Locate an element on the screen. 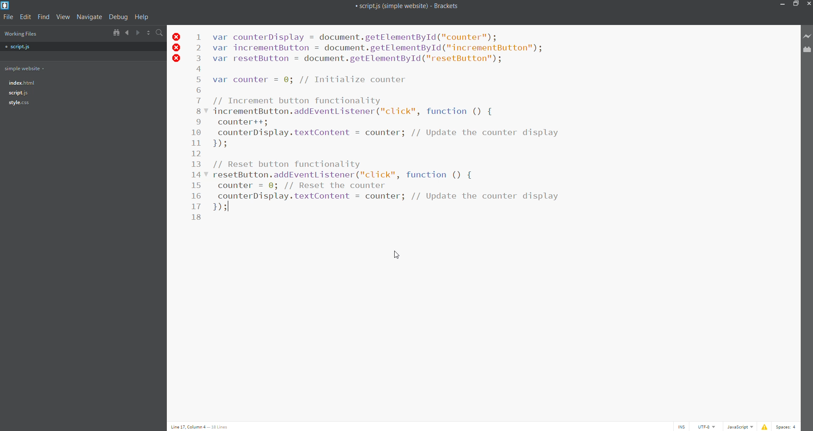 This screenshot has width=813, height=431. Increment and Reset button Functionality Code is located at coordinates (386, 121).